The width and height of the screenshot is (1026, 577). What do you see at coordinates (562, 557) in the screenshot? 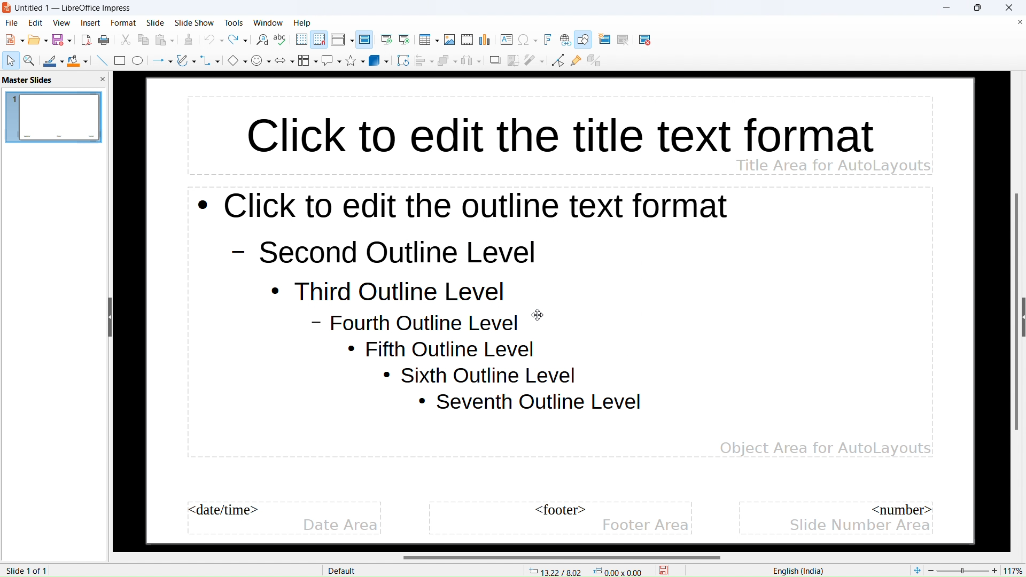
I see `horizontal scrollbar` at bounding box center [562, 557].